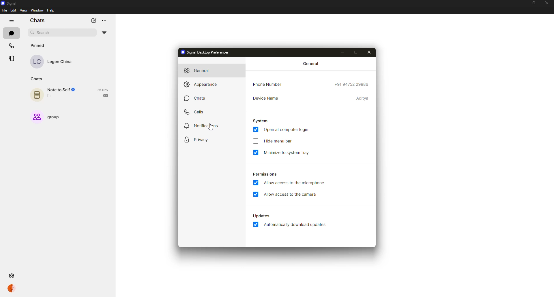 This screenshot has height=297, width=554. I want to click on hide menu bar, so click(278, 142).